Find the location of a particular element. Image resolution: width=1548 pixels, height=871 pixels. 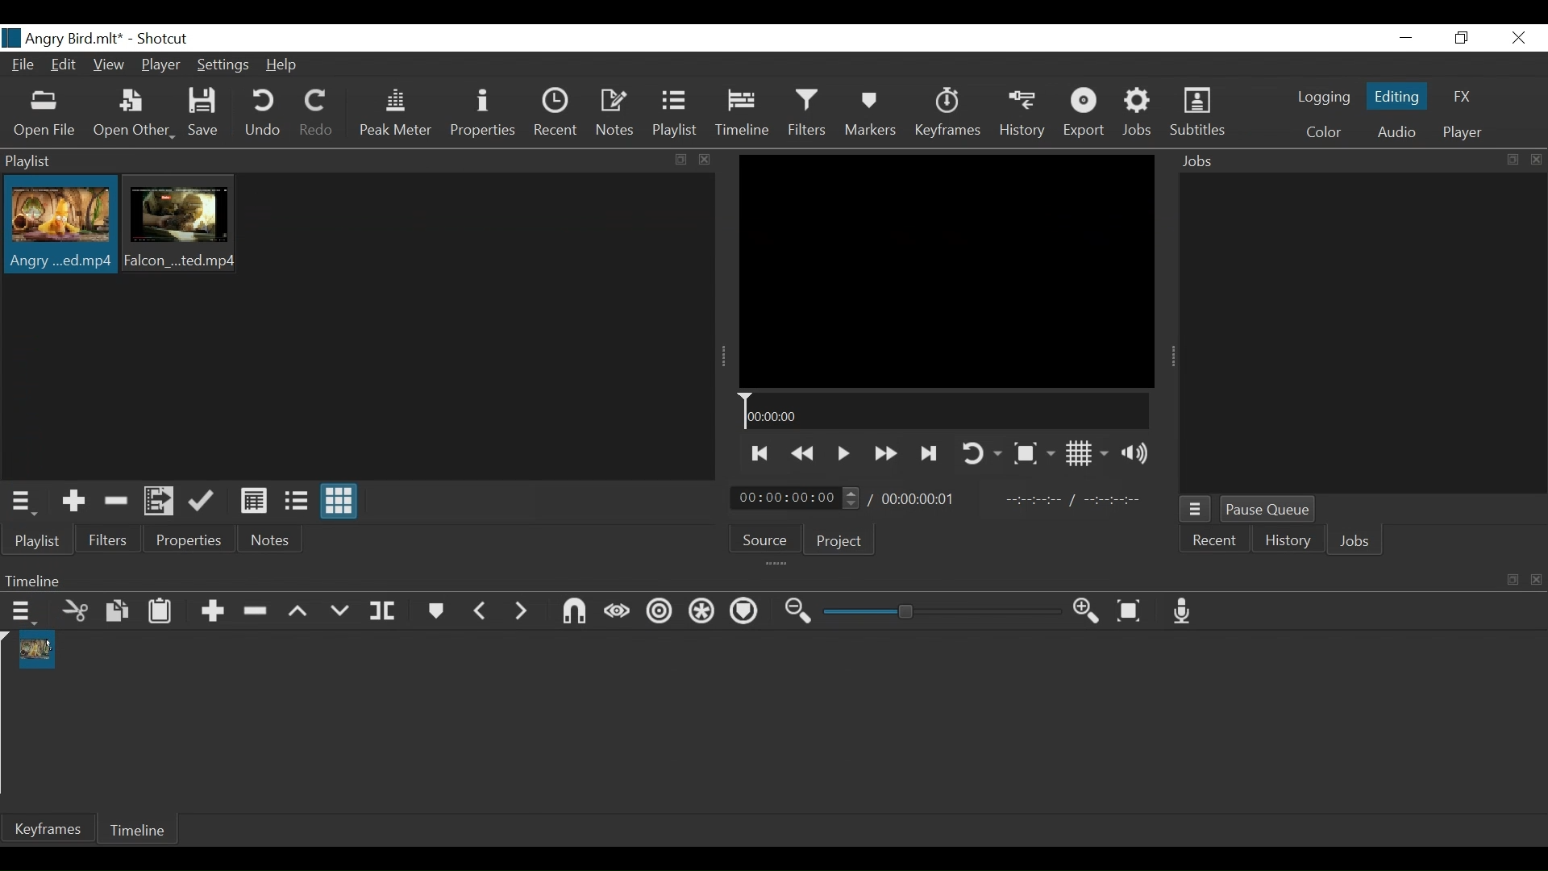

Lift is located at coordinates (302, 611).